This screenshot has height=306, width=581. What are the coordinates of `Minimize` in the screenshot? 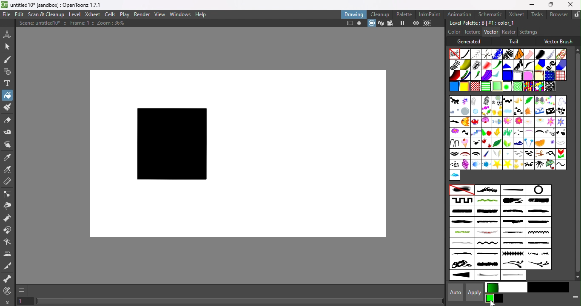 It's located at (532, 4).